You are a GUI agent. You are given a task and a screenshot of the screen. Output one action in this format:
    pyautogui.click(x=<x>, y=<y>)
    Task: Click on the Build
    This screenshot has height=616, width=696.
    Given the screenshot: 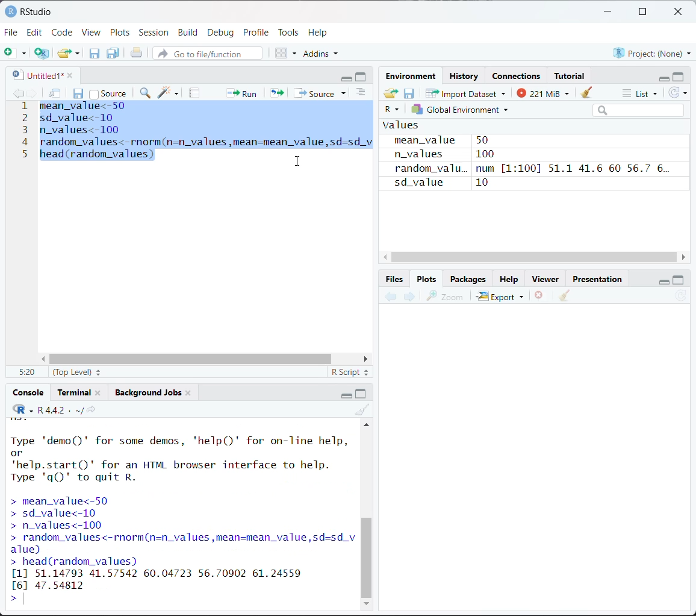 What is the action you would take?
    pyautogui.click(x=190, y=33)
    